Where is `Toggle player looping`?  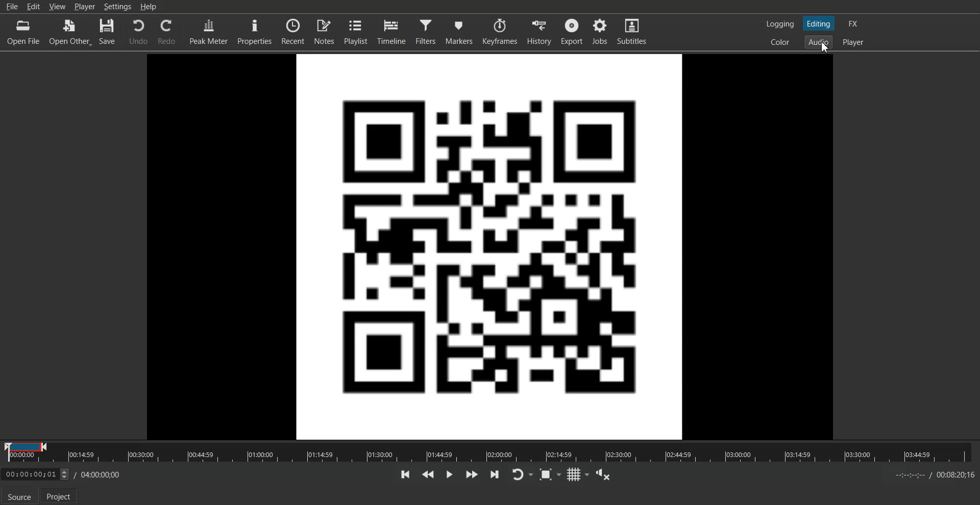 Toggle player looping is located at coordinates (522, 474).